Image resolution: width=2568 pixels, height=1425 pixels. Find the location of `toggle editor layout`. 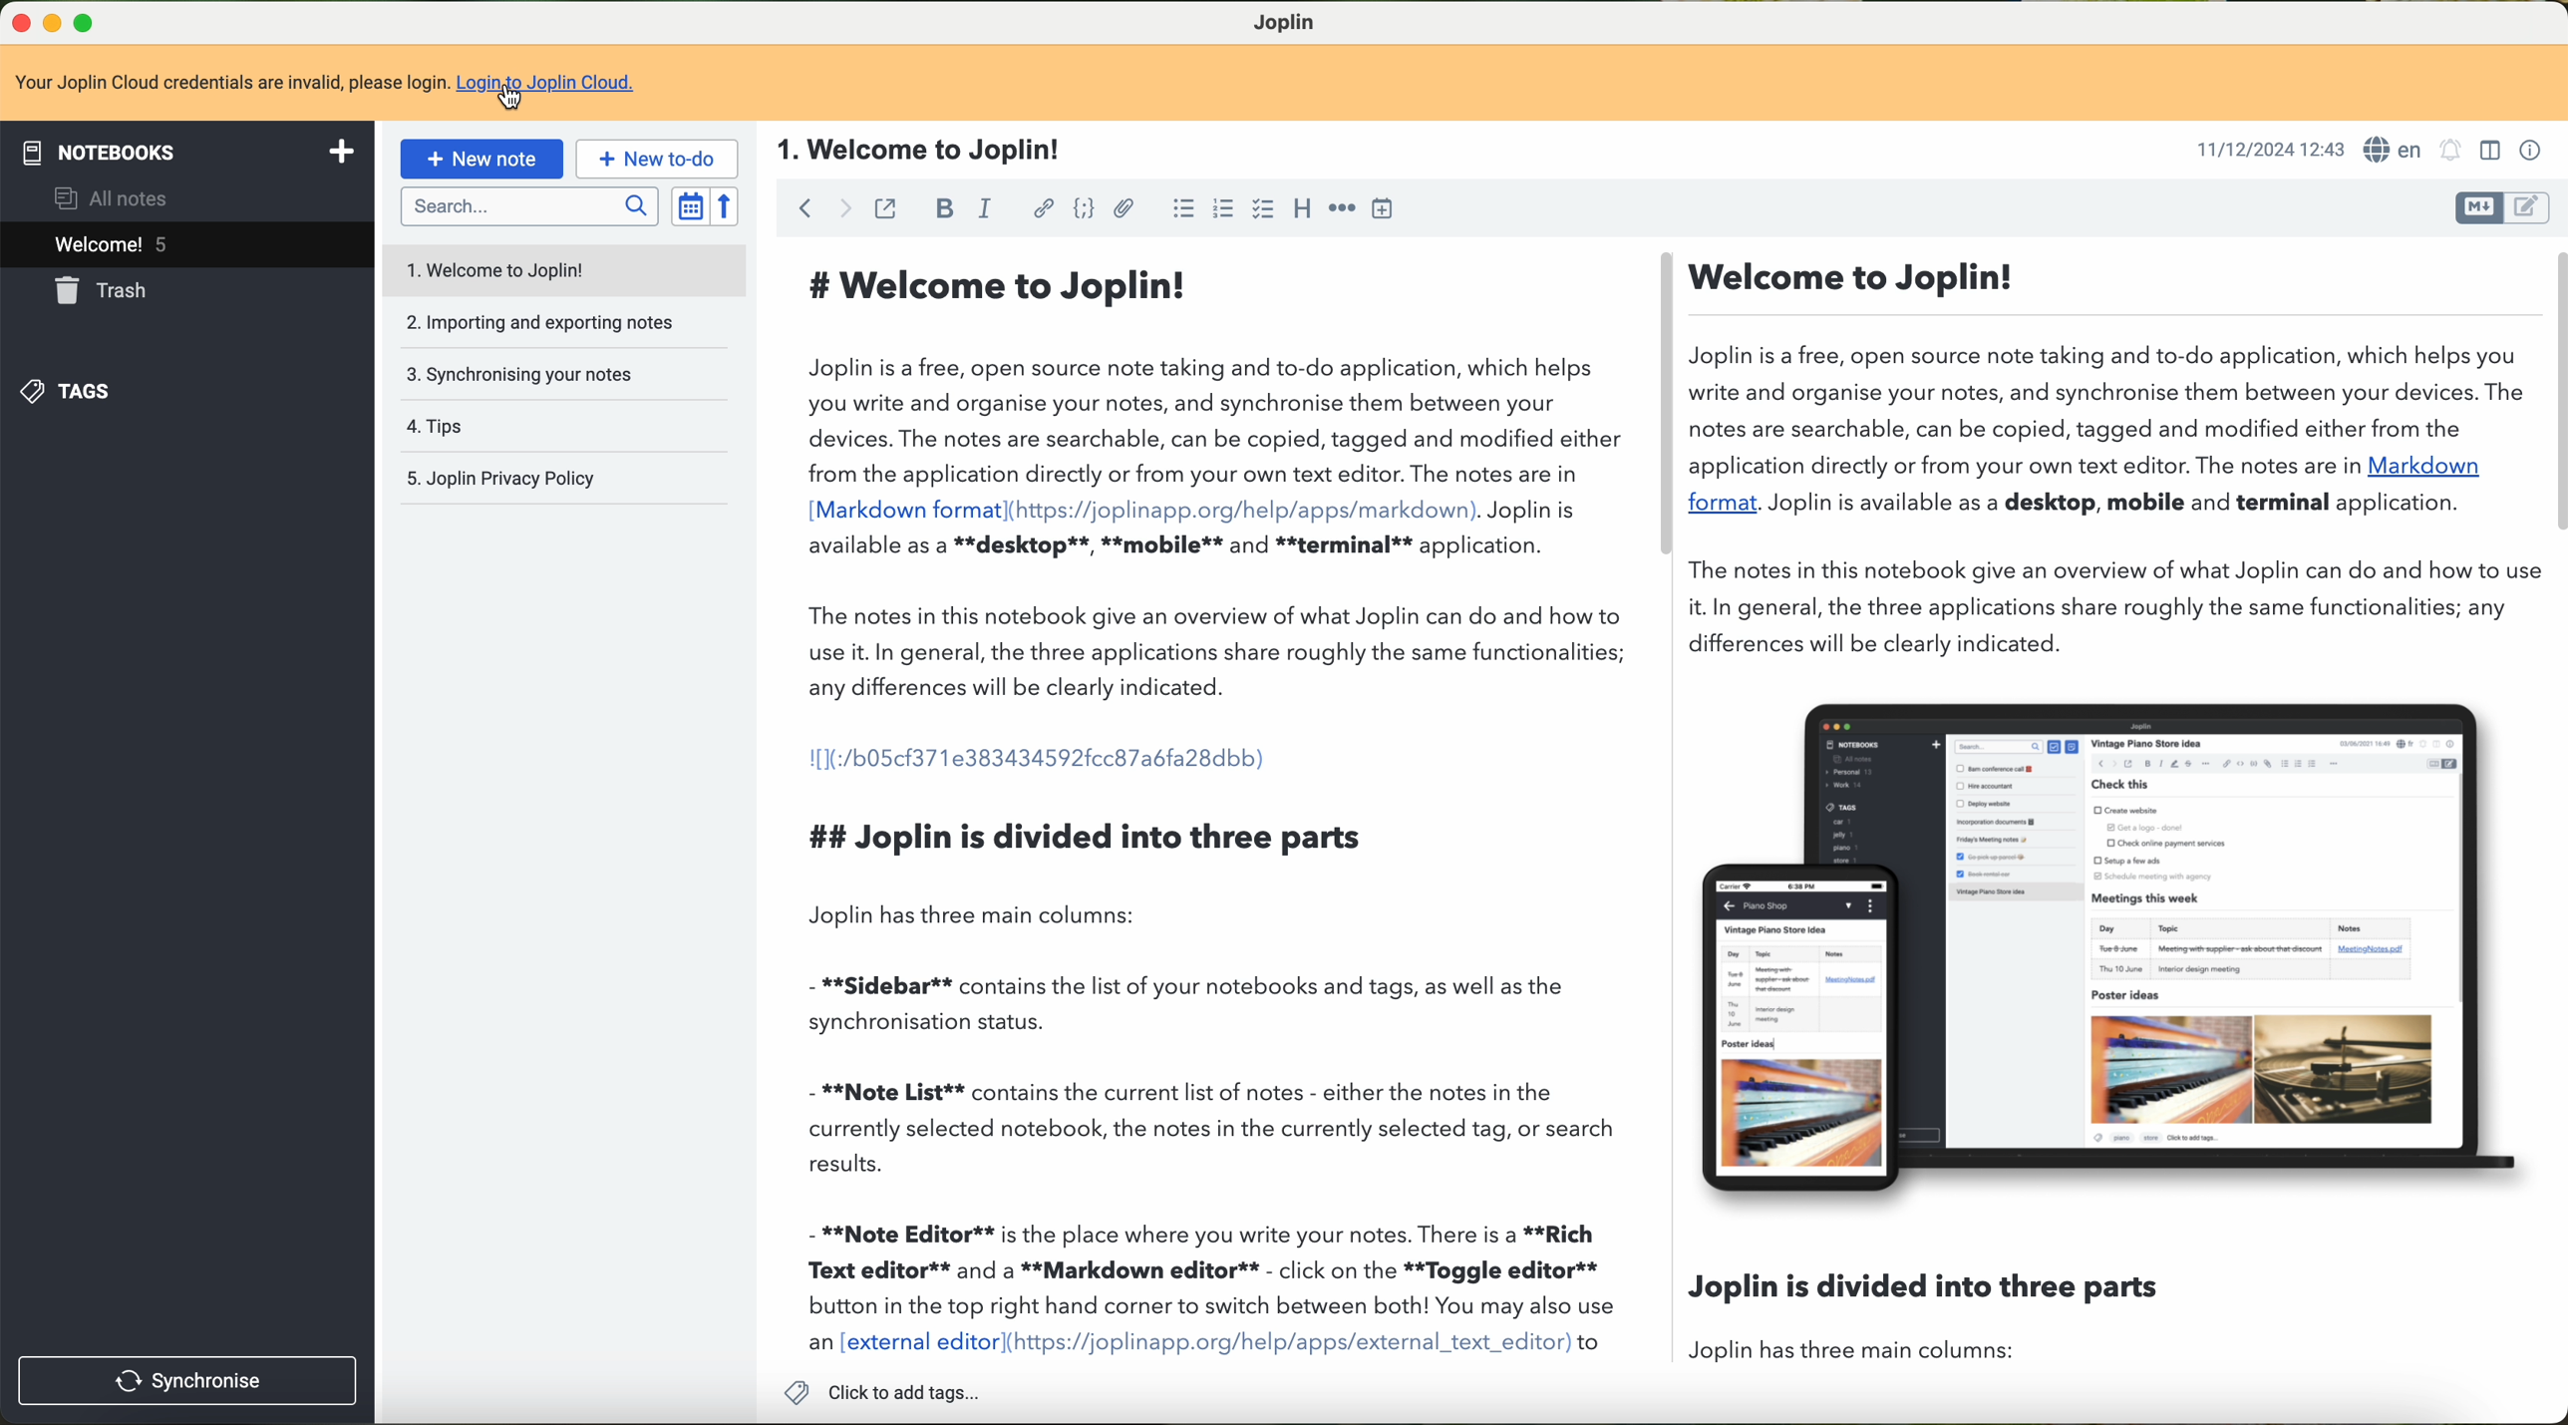

toggle editor layout is located at coordinates (2491, 152).